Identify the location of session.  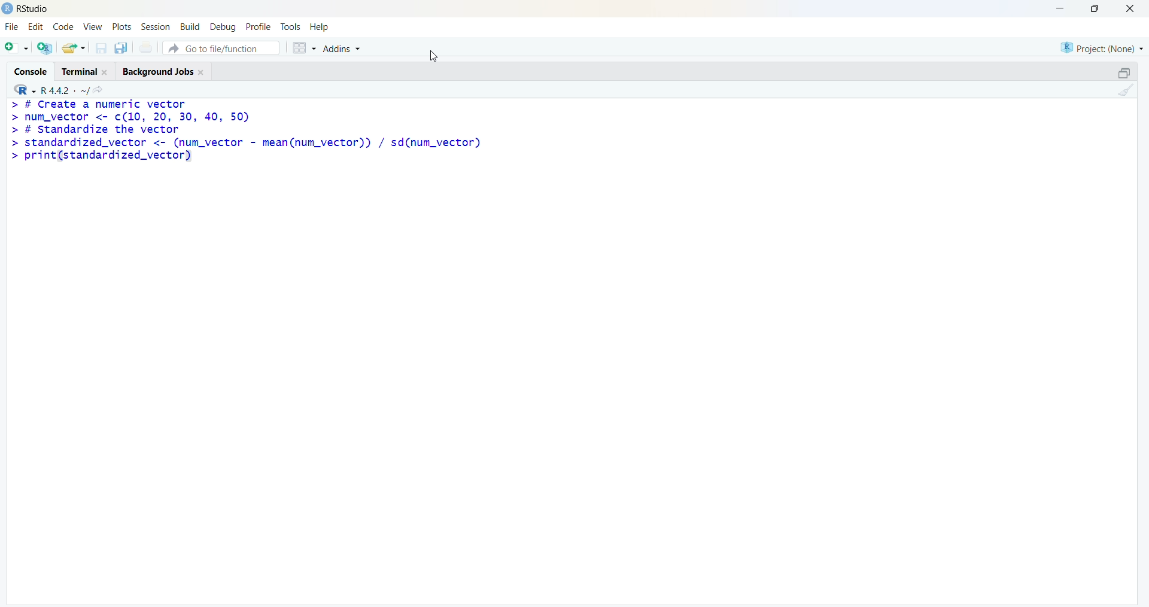
(157, 26).